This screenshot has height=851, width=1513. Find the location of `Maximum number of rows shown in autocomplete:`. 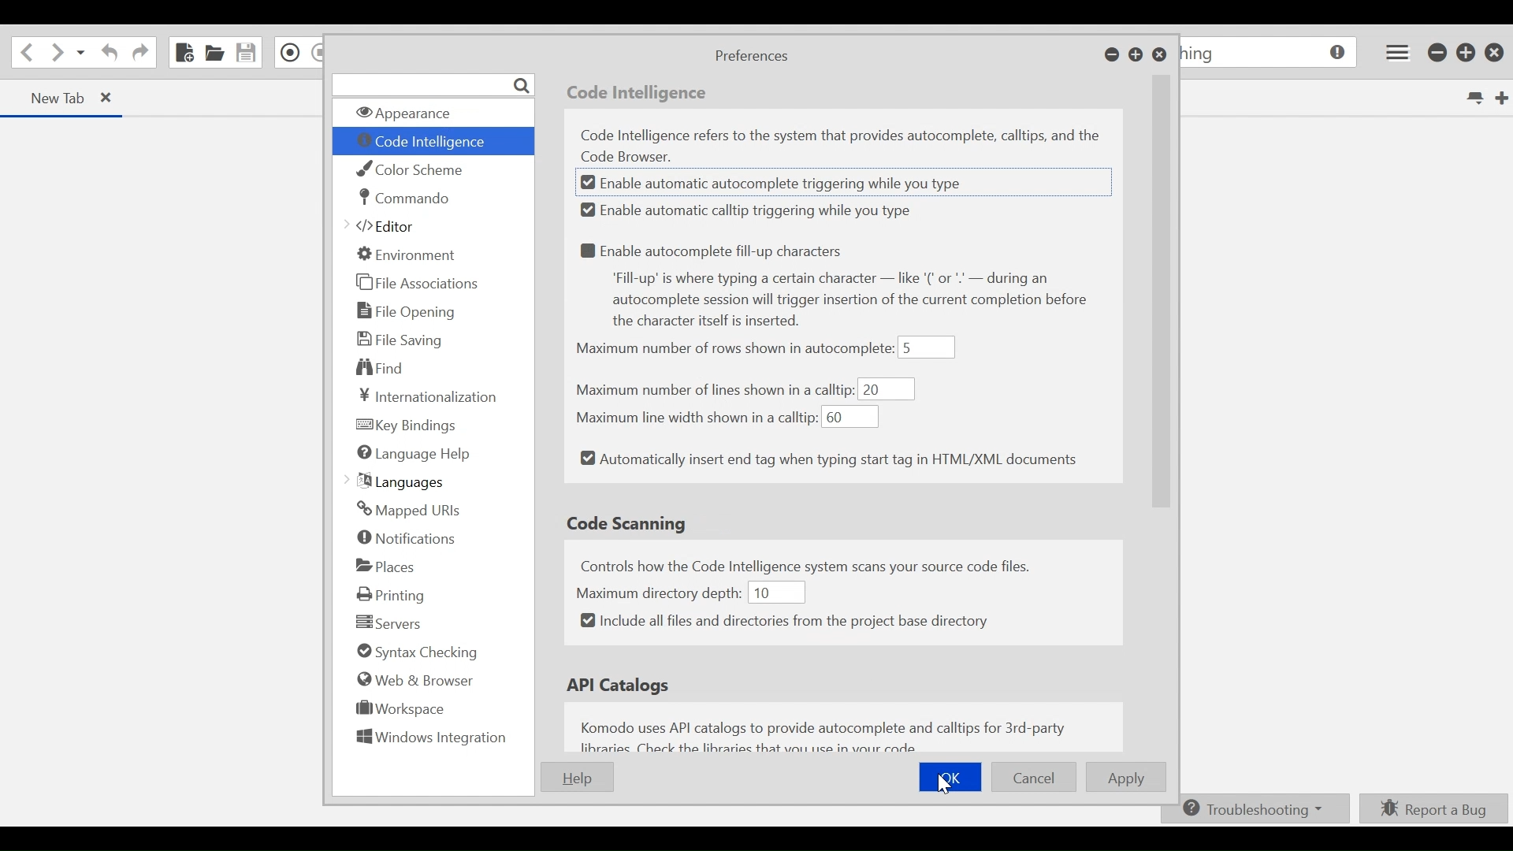

Maximum number of rows shown in autocomplete: is located at coordinates (734, 350).